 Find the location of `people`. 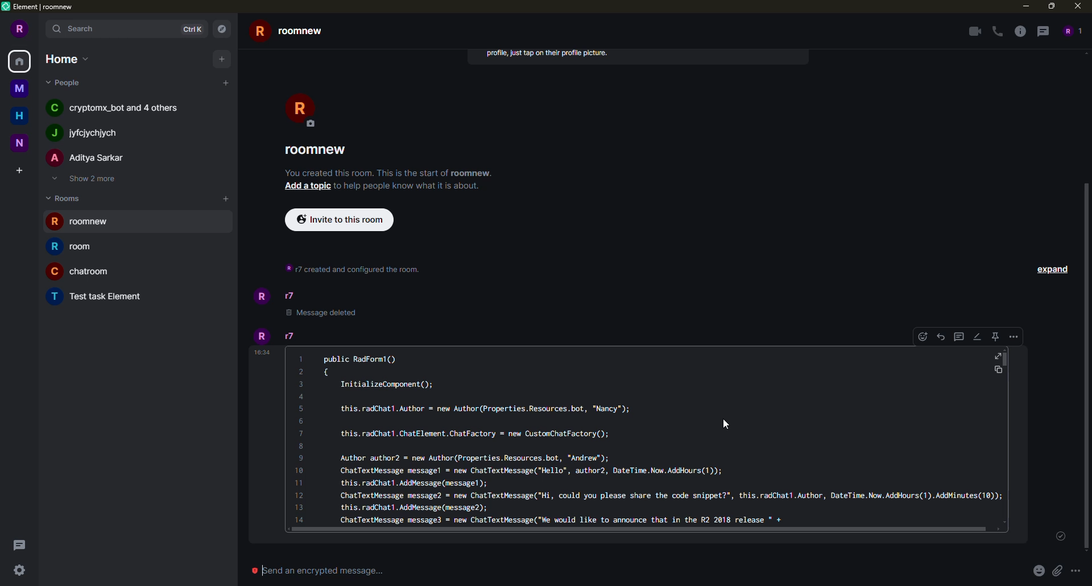

people is located at coordinates (89, 133).